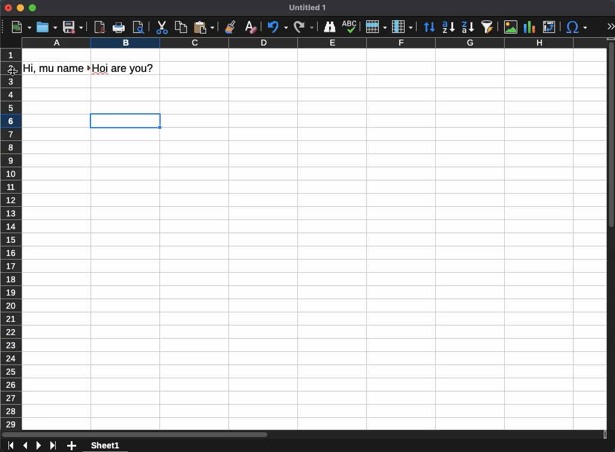  I want to click on open, so click(46, 27).